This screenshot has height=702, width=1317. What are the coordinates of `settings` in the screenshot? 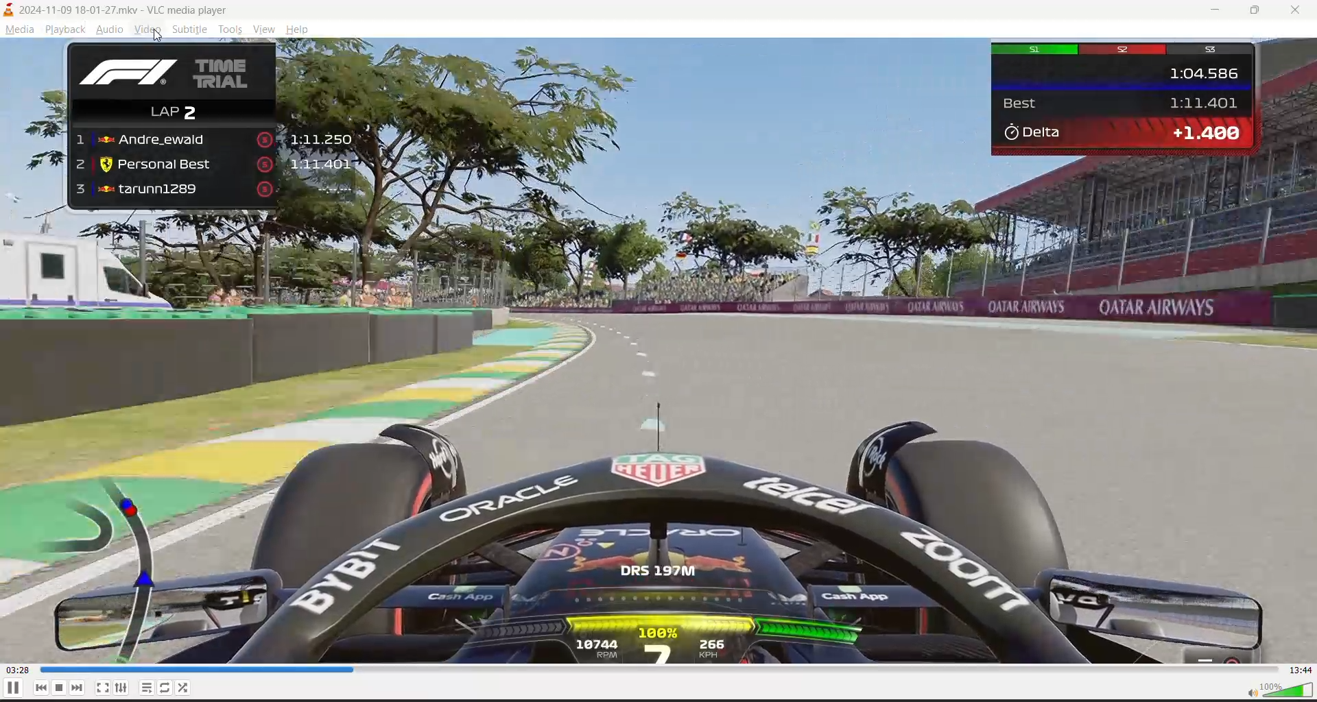 It's located at (120, 688).